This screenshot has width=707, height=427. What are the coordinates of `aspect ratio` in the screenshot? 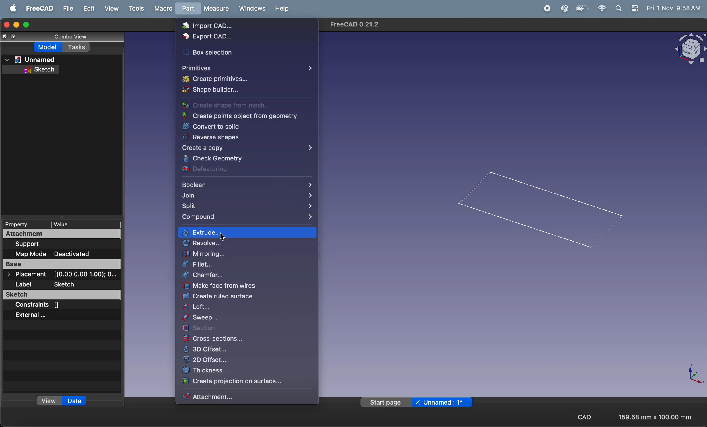 It's located at (657, 417).